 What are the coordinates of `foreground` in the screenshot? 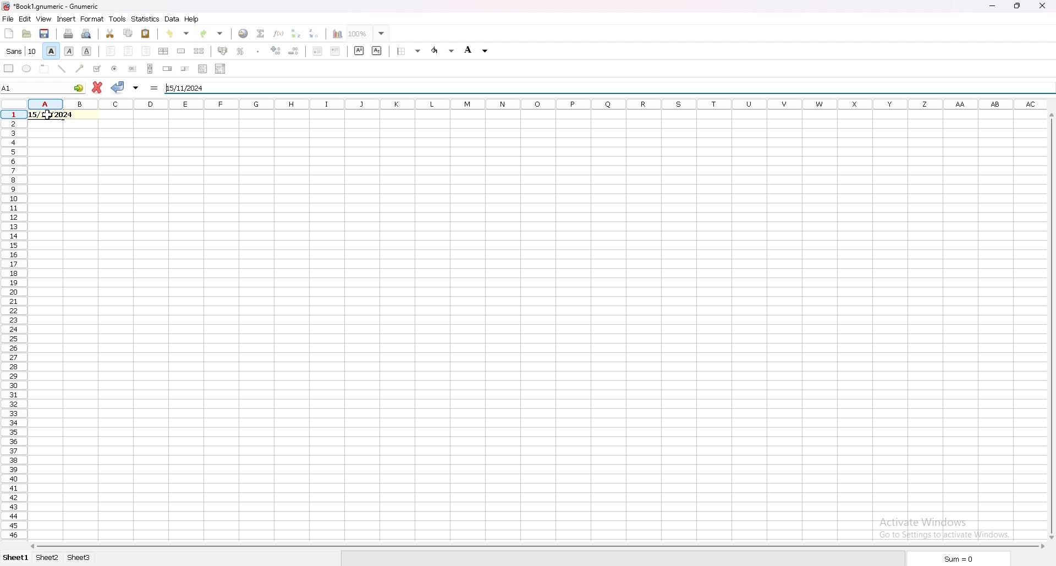 It's located at (476, 50).